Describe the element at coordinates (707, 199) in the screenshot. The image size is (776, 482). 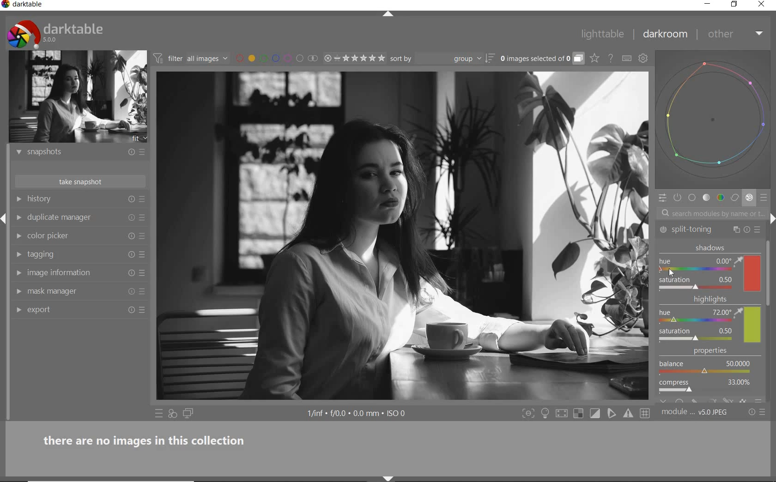
I see `tone` at that location.